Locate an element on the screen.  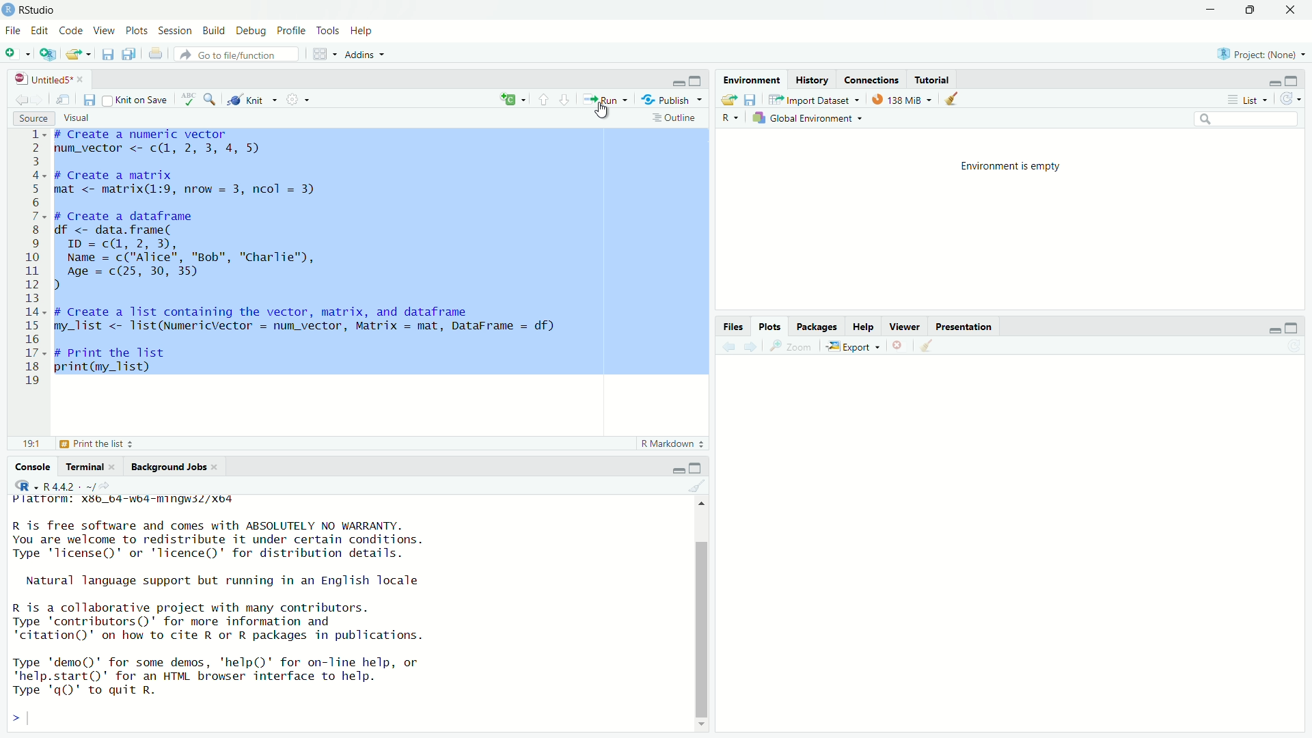
R Markdown + is located at coordinates (676, 446).